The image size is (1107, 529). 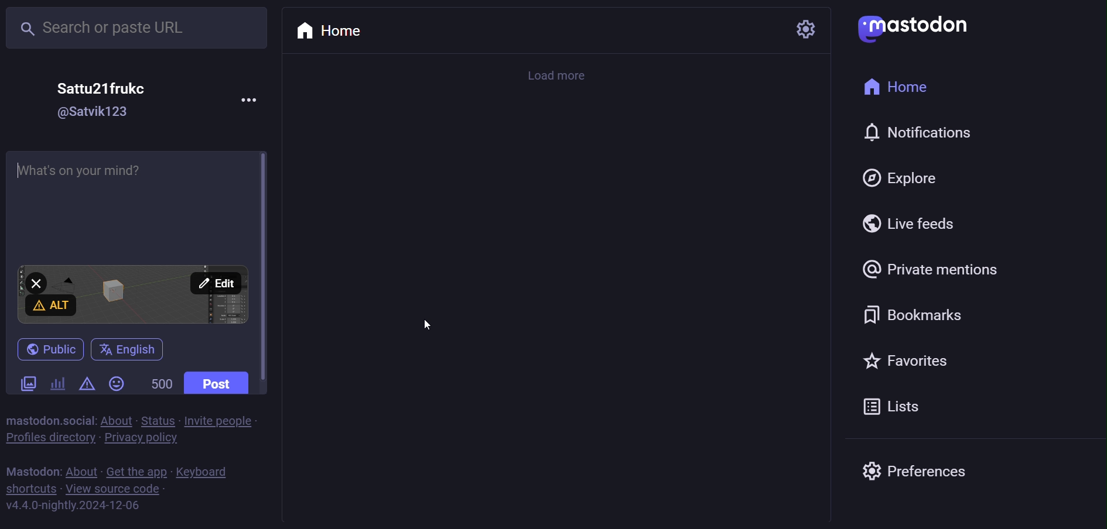 I want to click on get the app, so click(x=137, y=471).